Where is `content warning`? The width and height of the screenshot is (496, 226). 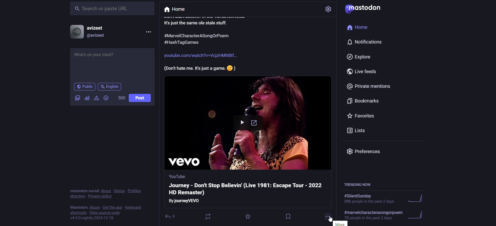 content warning is located at coordinates (96, 99).